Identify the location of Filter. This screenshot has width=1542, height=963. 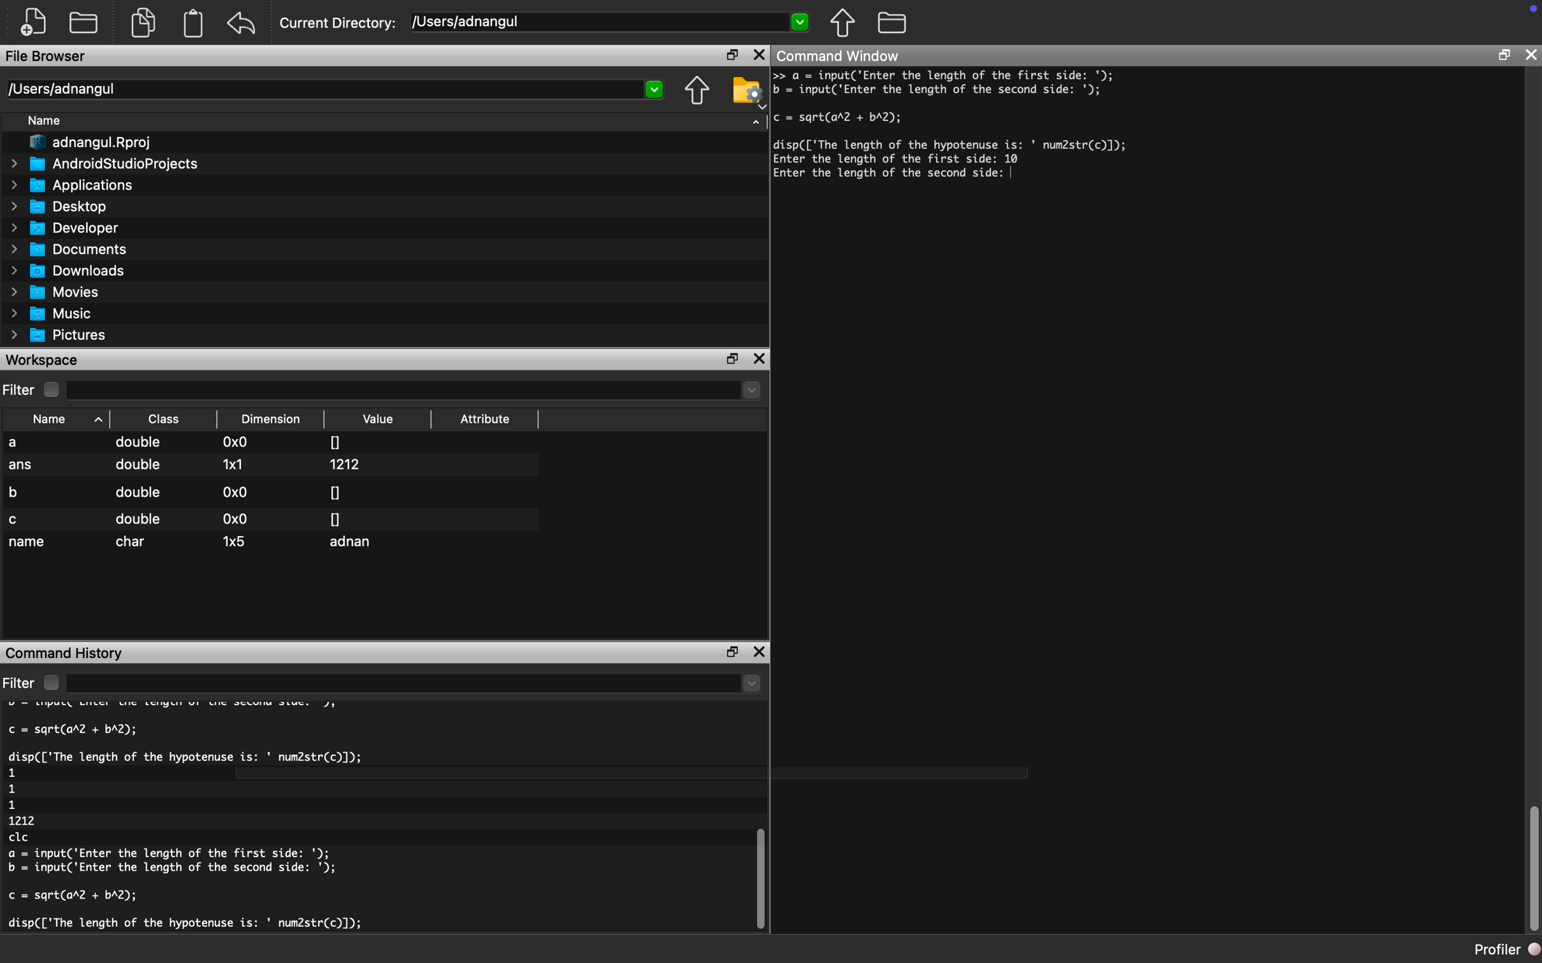
(20, 390).